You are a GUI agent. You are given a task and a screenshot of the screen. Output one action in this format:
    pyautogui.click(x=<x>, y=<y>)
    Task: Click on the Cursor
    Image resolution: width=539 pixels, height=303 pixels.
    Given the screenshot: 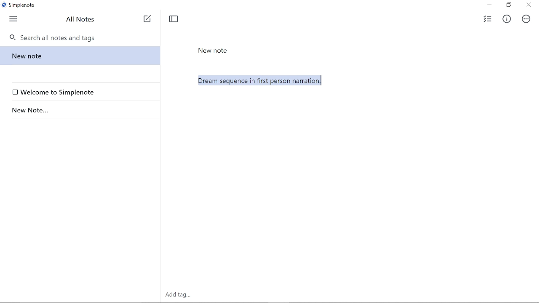 What is the action you would take?
    pyautogui.click(x=321, y=80)
    